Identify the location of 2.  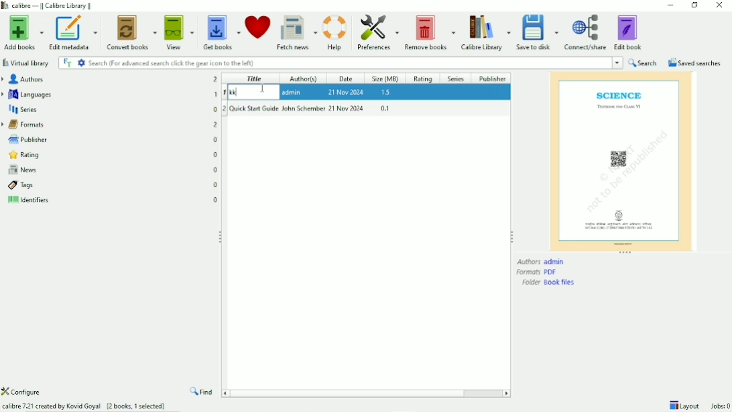
(225, 109).